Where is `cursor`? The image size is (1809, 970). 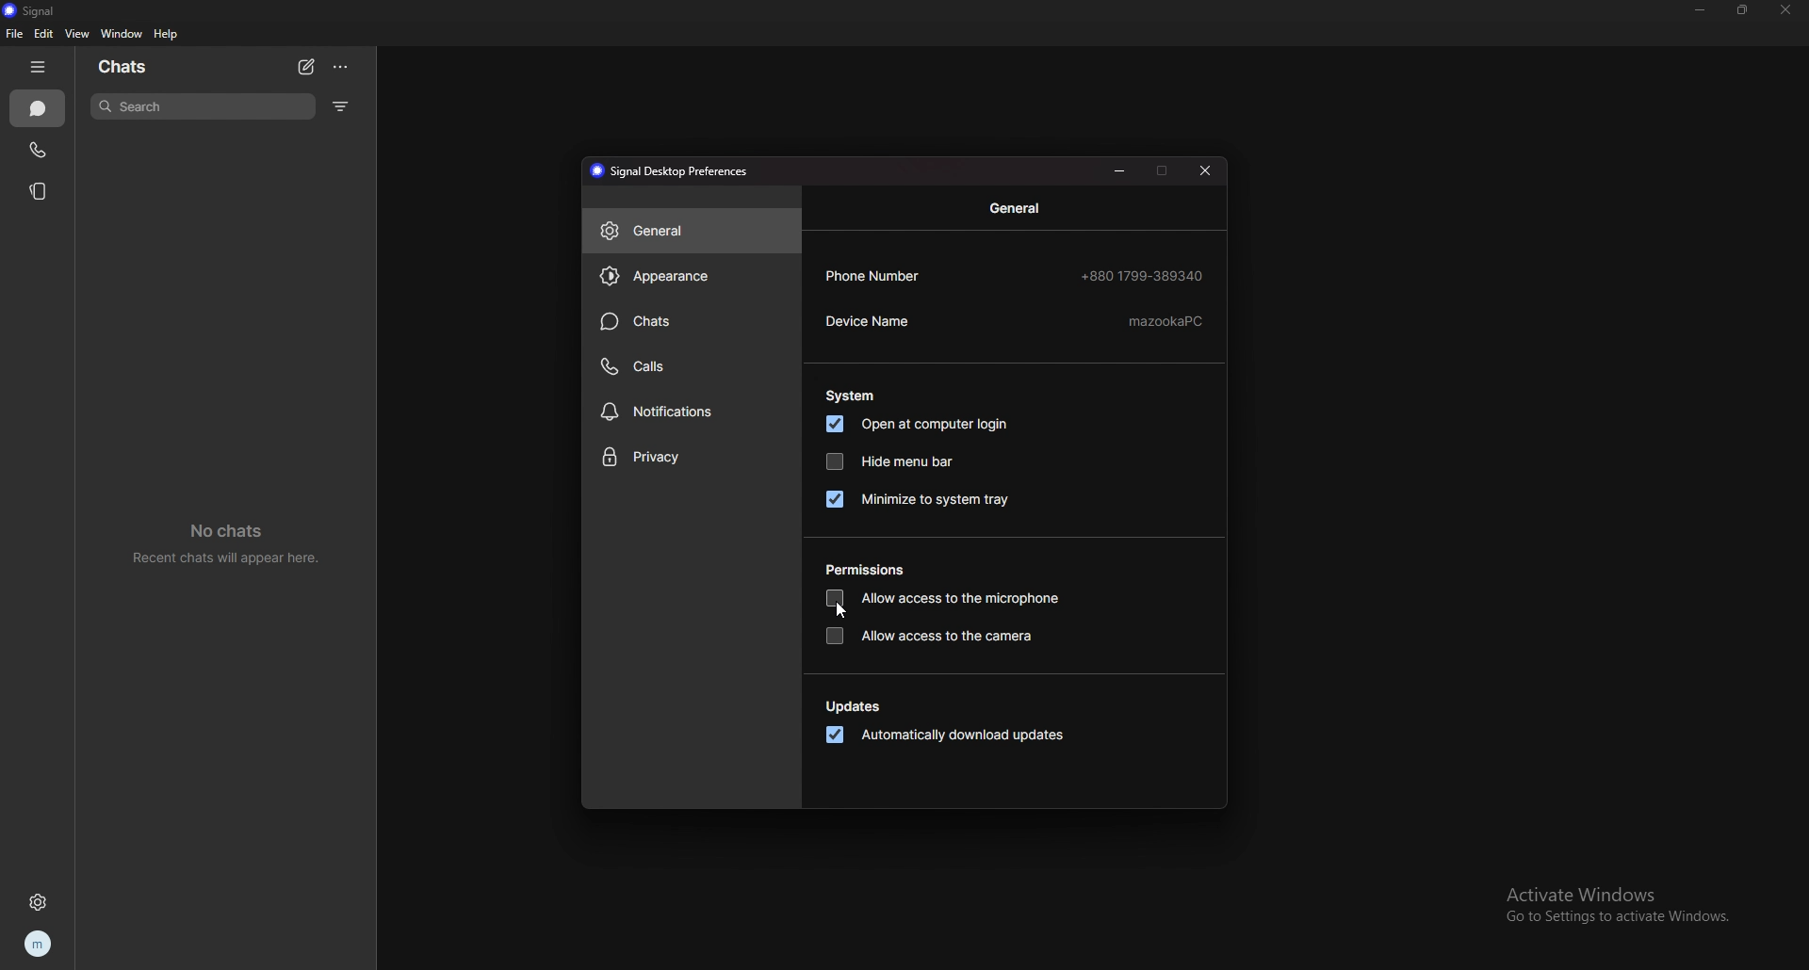 cursor is located at coordinates (843, 614).